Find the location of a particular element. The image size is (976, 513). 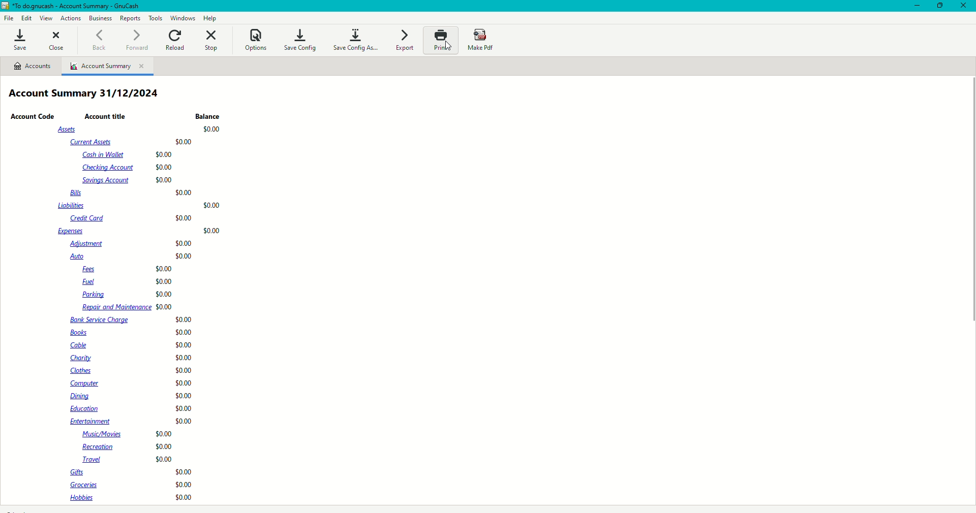

Edit is located at coordinates (27, 18).